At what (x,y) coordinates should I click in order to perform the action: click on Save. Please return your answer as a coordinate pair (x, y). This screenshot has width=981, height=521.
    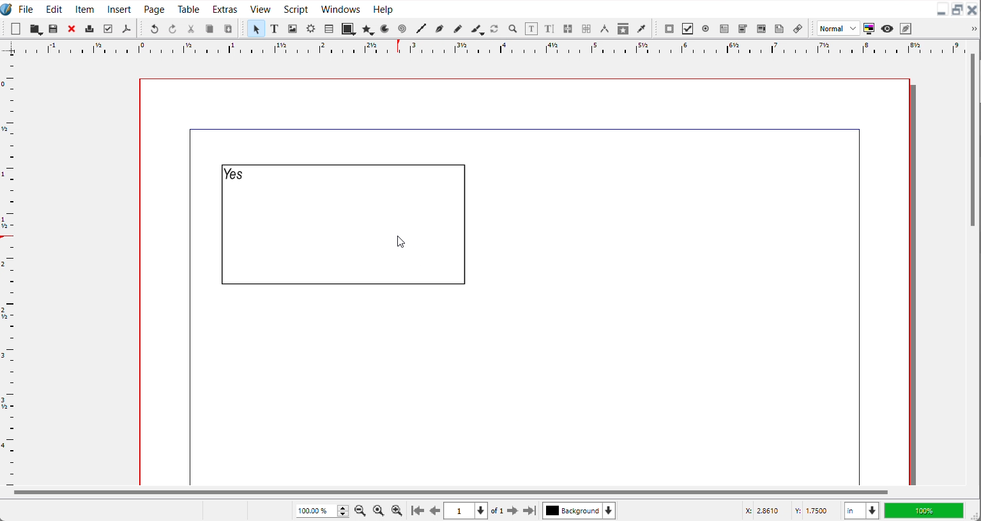
    Looking at the image, I should click on (36, 29).